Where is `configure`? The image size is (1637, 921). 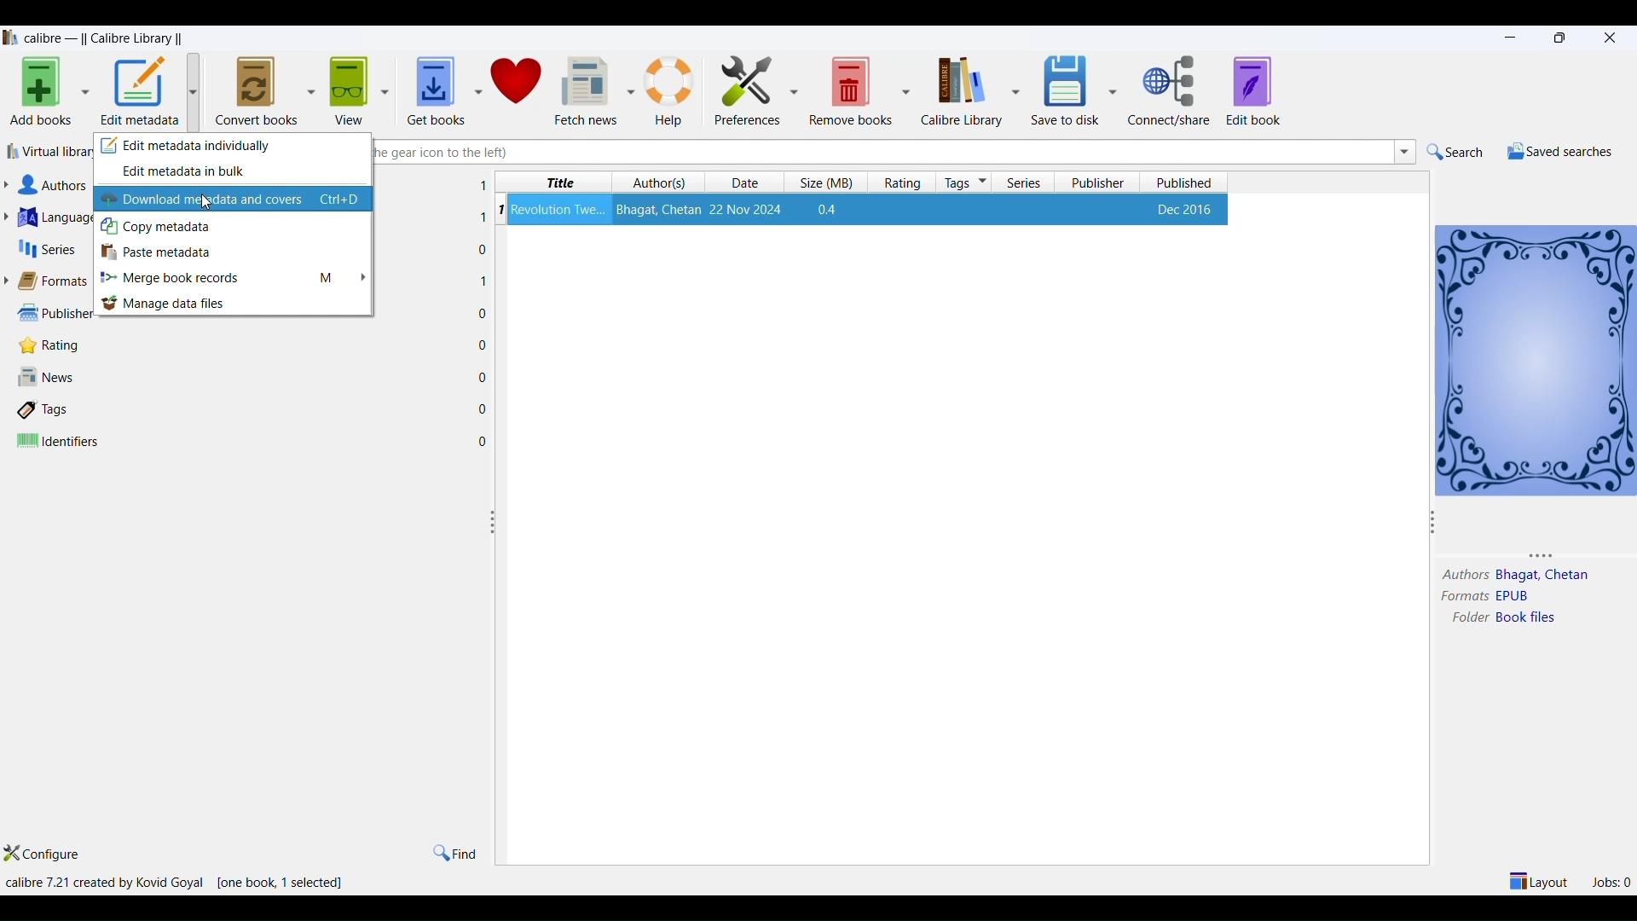 configure is located at coordinates (52, 852).